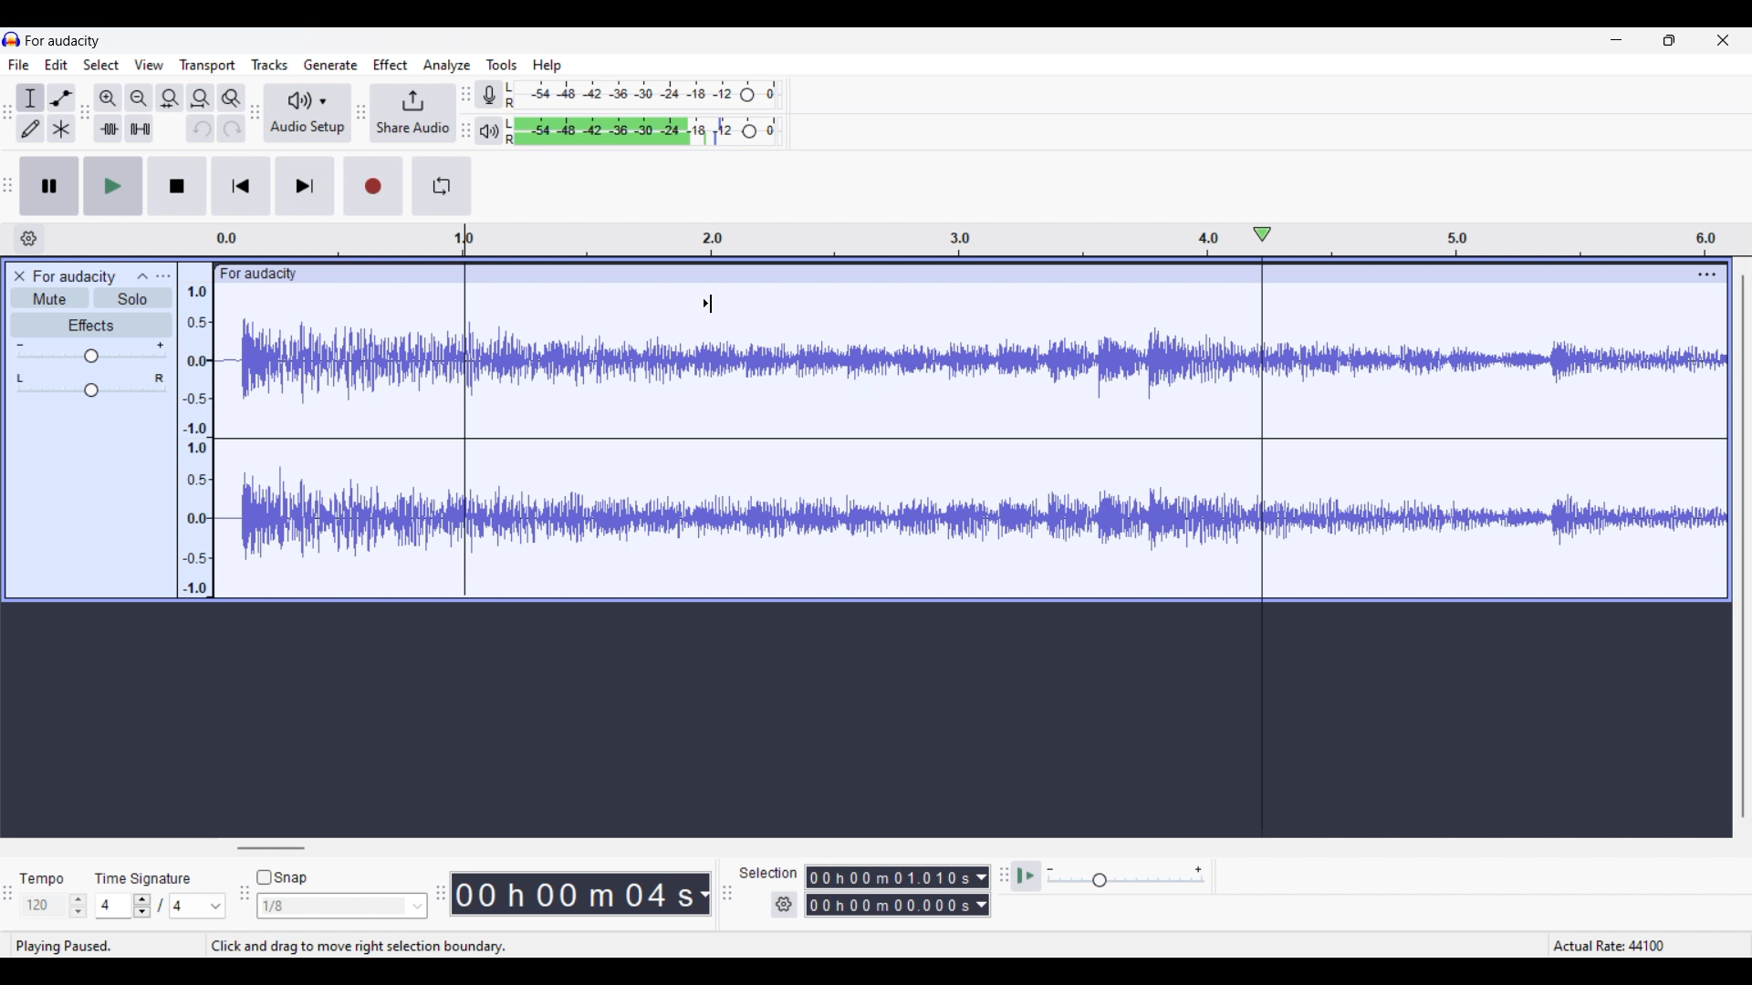 The height and width of the screenshot is (985, 1752). Describe the element at coordinates (29, 239) in the screenshot. I see `Timeline options` at that location.